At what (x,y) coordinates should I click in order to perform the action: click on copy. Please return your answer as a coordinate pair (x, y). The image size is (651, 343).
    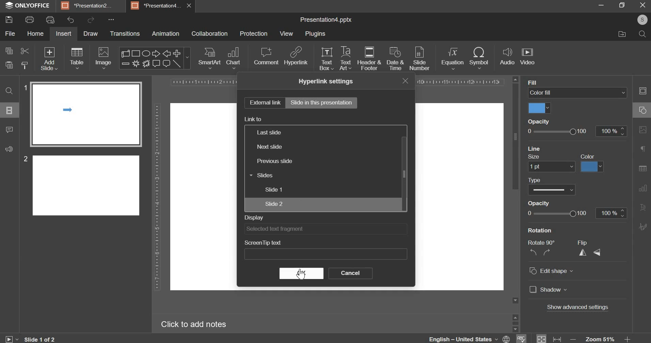
    Looking at the image, I should click on (9, 50).